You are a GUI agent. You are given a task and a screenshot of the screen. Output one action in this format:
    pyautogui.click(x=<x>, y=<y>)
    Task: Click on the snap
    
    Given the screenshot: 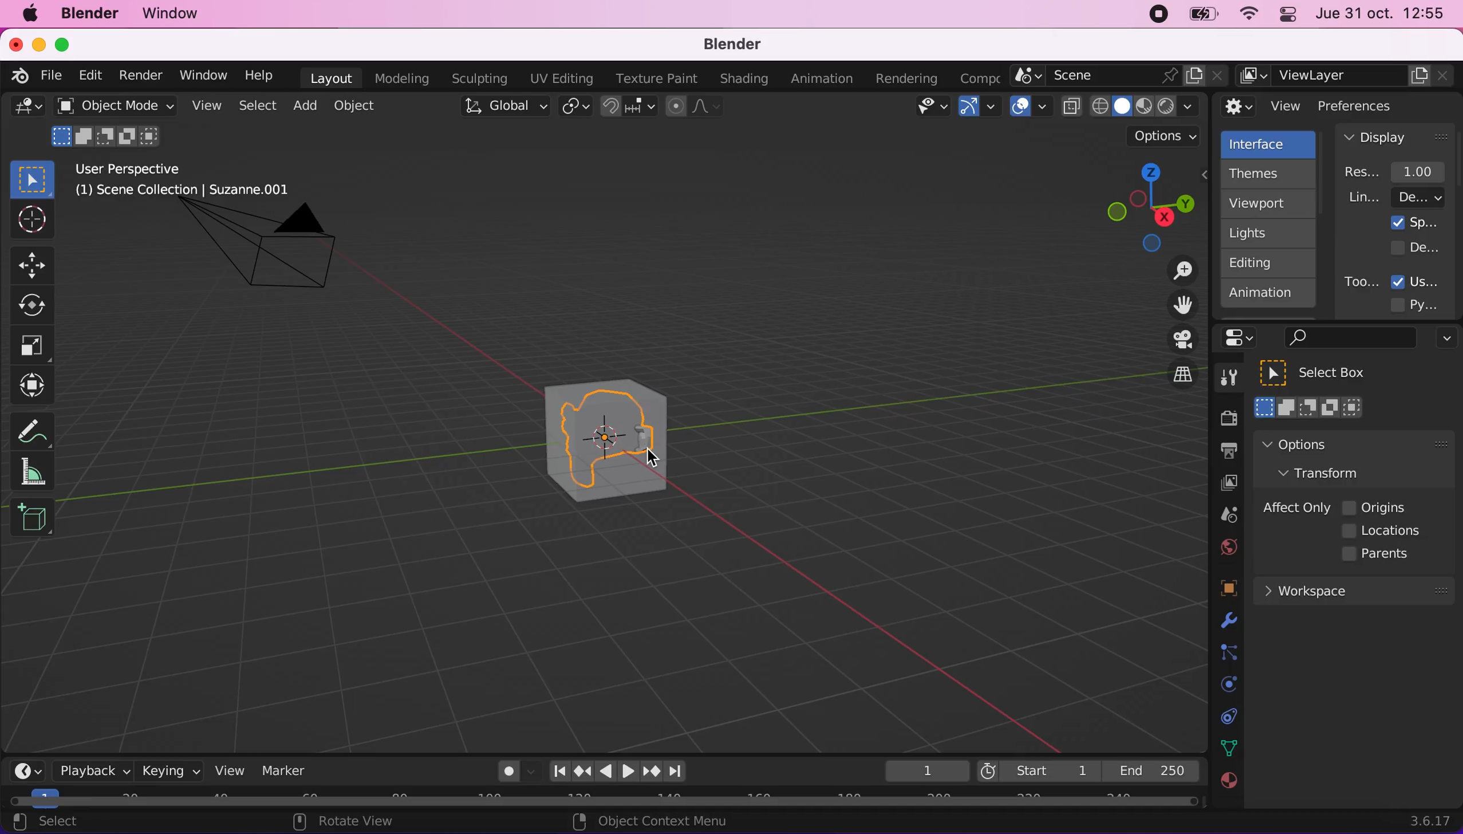 What is the action you would take?
    pyautogui.click(x=630, y=107)
    